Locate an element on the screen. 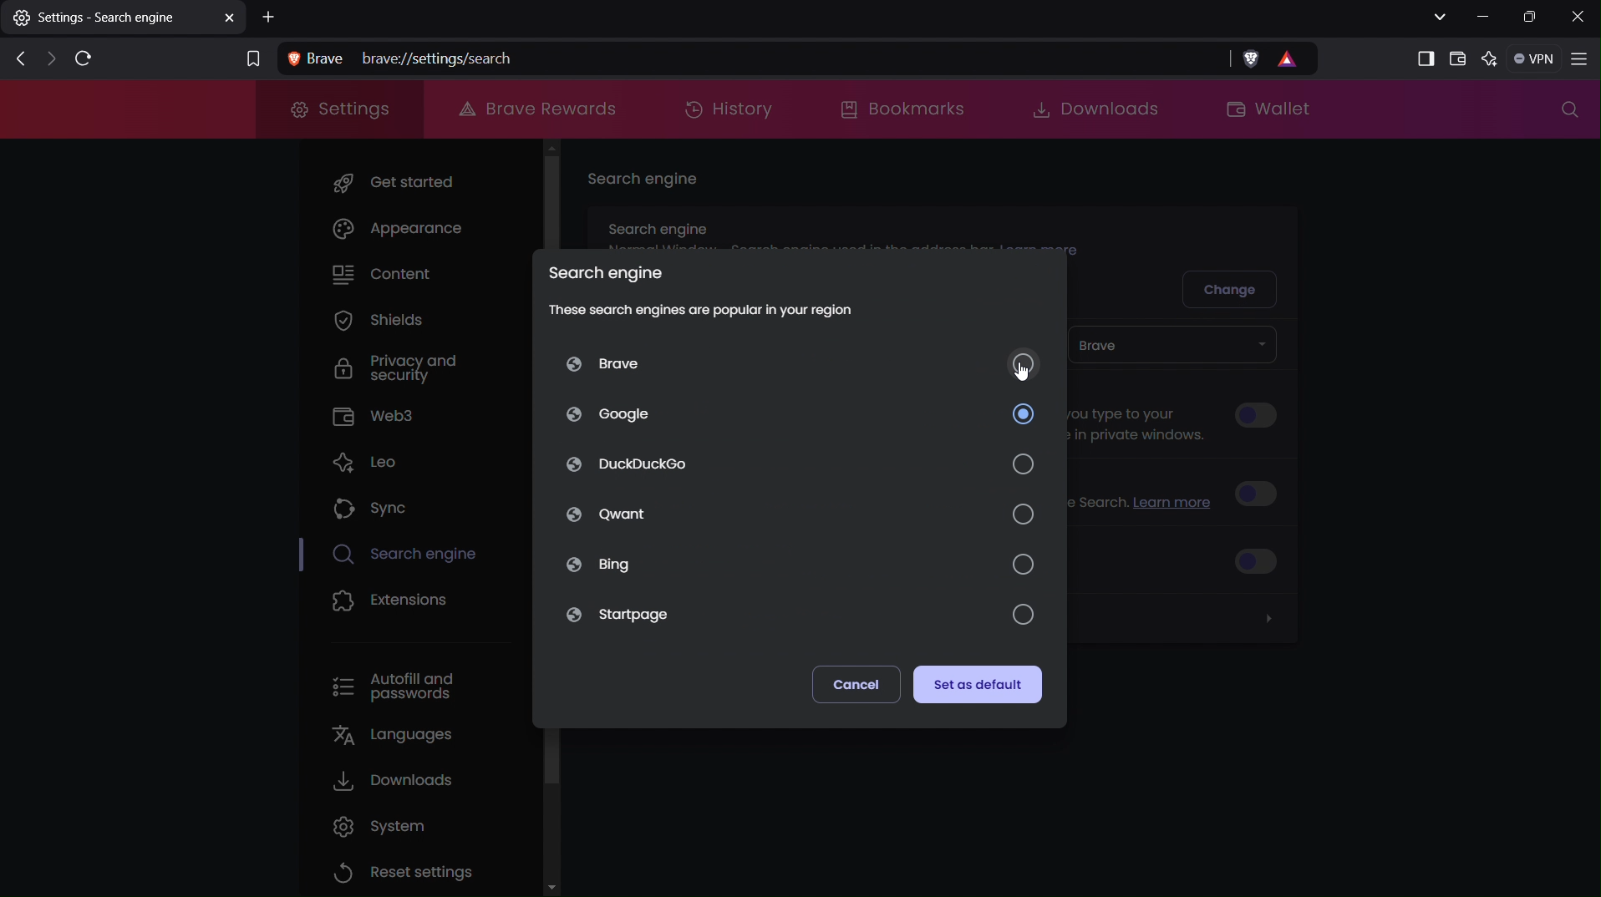  Bookmark is located at coordinates (251, 57).